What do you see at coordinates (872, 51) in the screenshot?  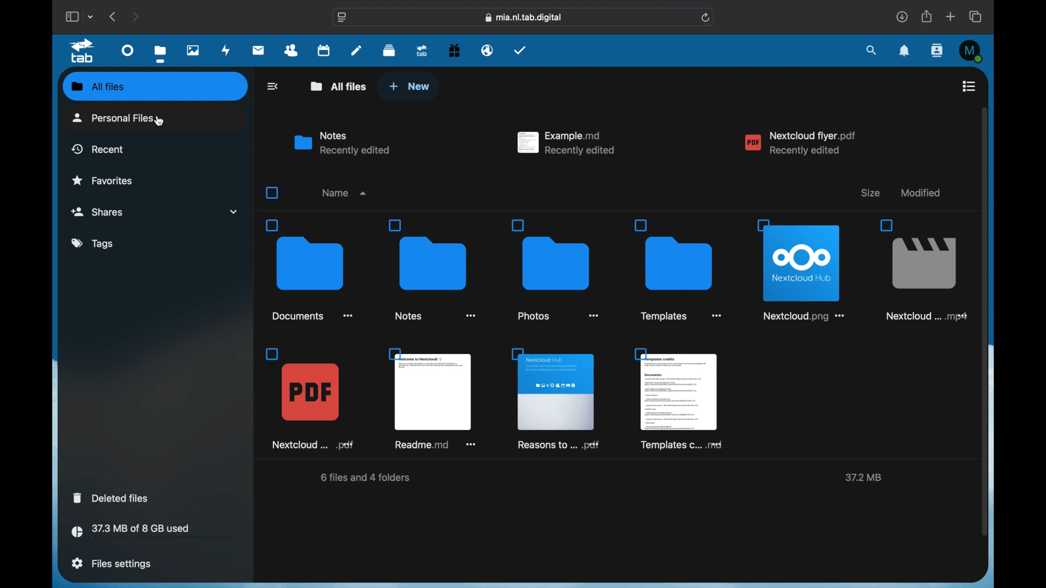 I see `search` at bounding box center [872, 51].